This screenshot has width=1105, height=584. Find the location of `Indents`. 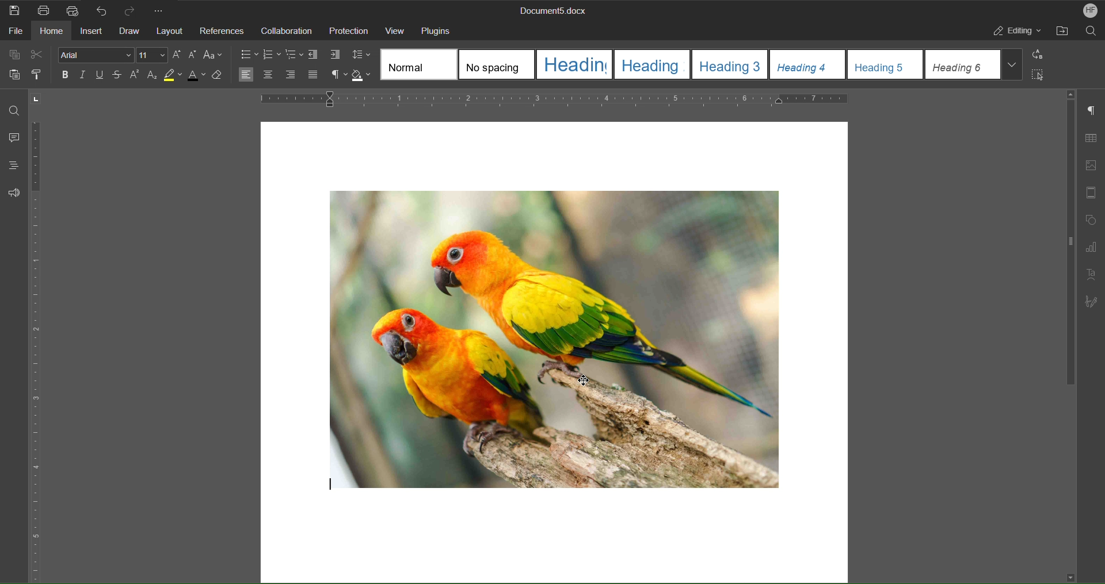

Indents is located at coordinates (326, 55).